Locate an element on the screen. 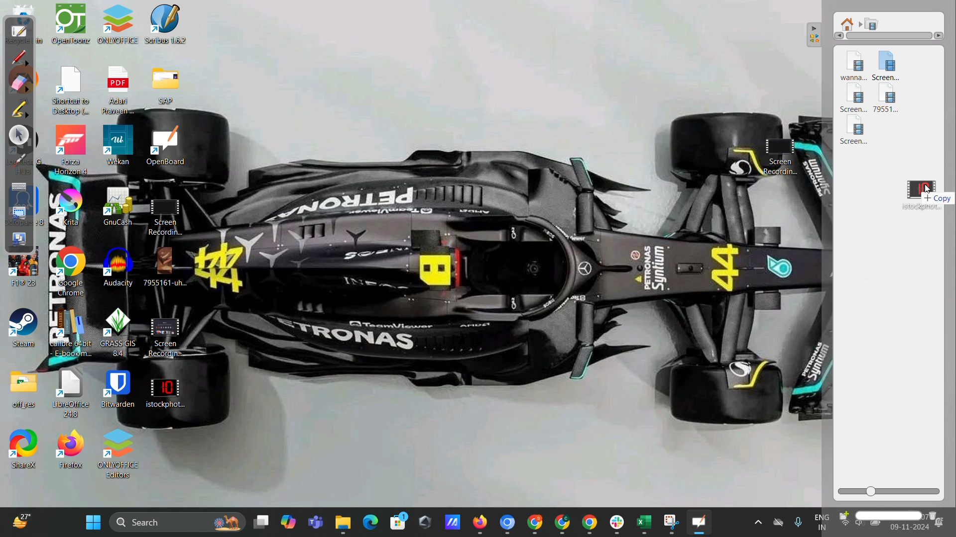 This screenshot has height=537, width=956. Minimized snipping tool is located at coordinates (671, 521).